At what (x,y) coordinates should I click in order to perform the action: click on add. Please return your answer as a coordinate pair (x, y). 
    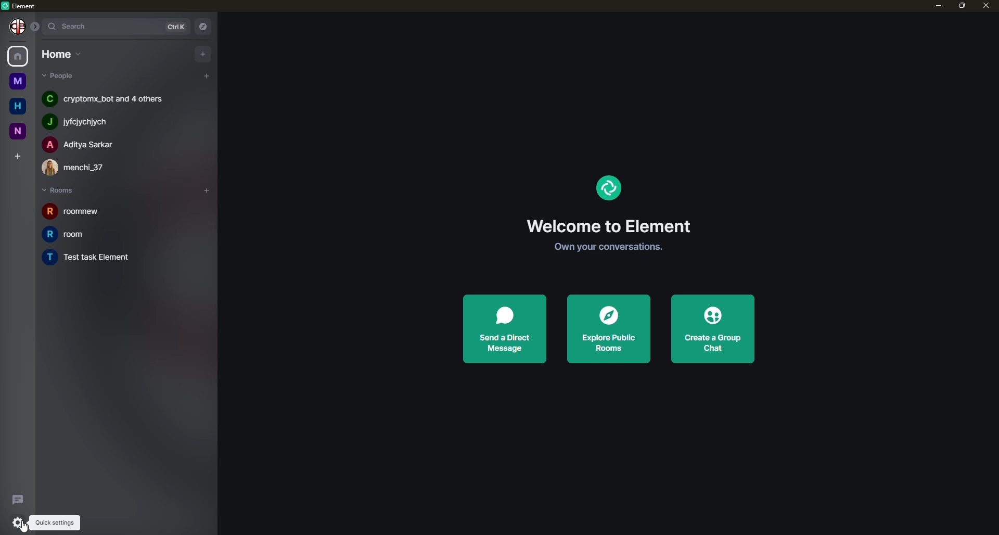
    Looking at the image, I should click on (203, 53).